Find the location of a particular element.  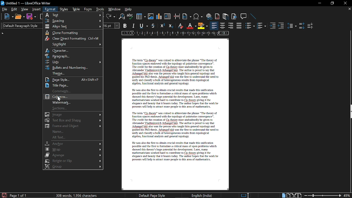

Align left is located at coordinates (214, 26).